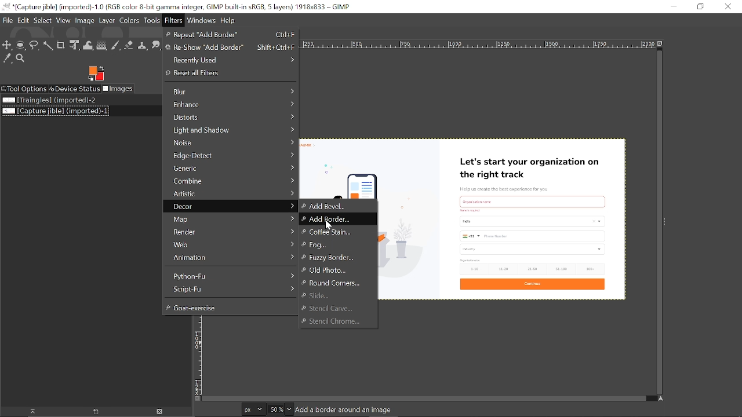  Describe the element at coordinates (275, 410) in the screenshot. I see `Current zoom` at that location.